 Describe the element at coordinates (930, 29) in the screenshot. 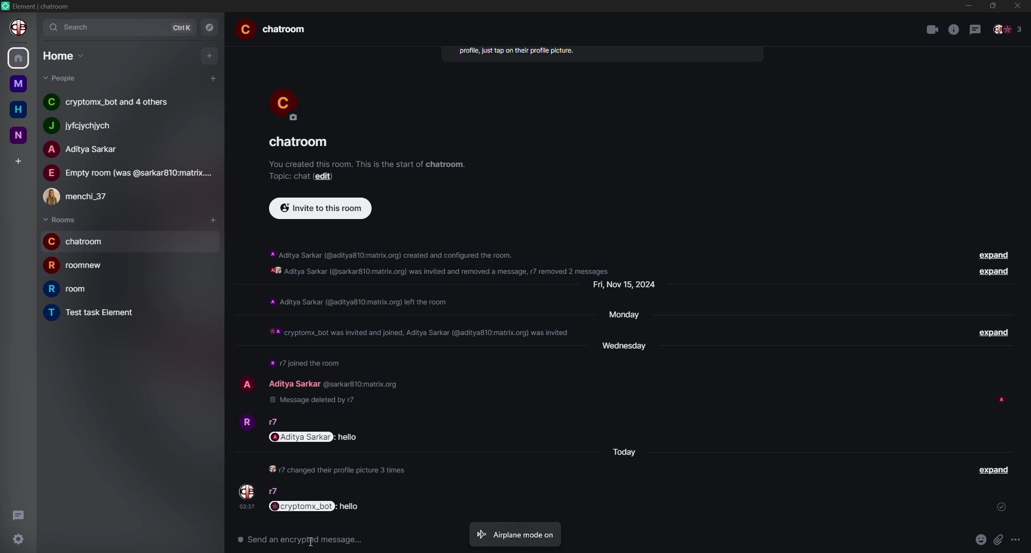

I see `video` at that location.